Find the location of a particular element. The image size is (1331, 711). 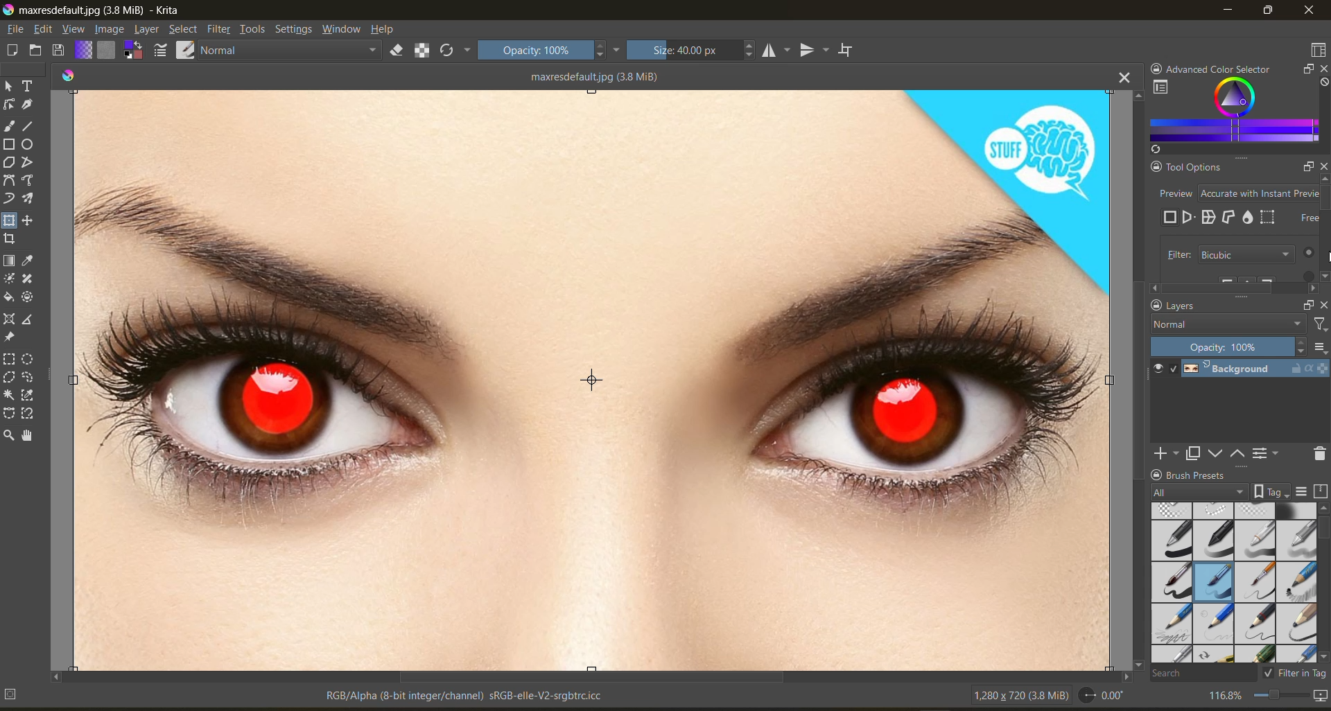

tool is located at coordinates (28, 105).